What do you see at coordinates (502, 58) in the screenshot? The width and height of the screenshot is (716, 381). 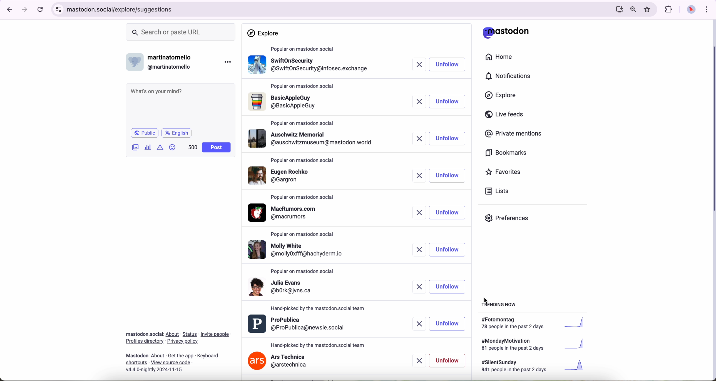 I see `home` at bounding box center [502, 58].